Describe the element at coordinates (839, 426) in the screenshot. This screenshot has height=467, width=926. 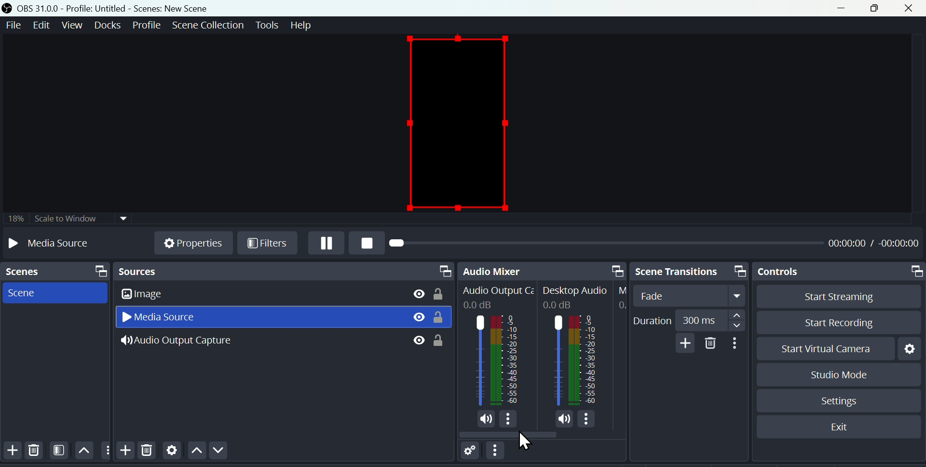
I see `Exit` at that location.